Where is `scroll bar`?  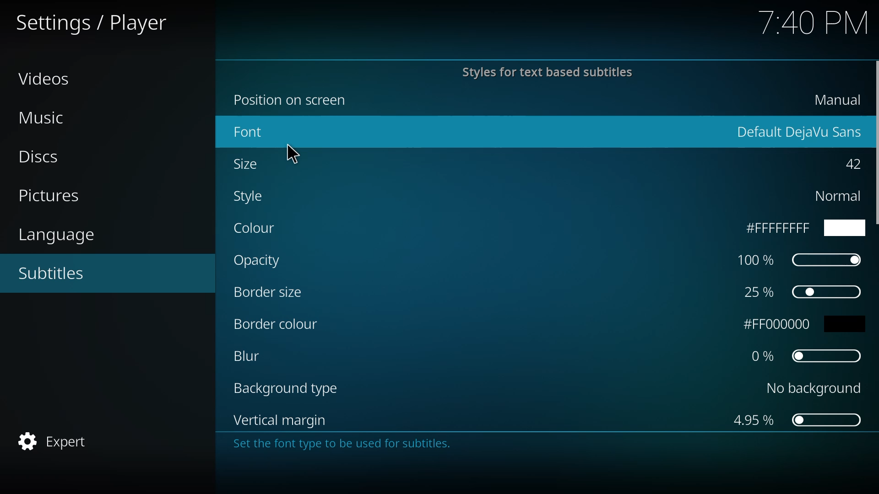
scroll bar is located at coordinates (879, 144).